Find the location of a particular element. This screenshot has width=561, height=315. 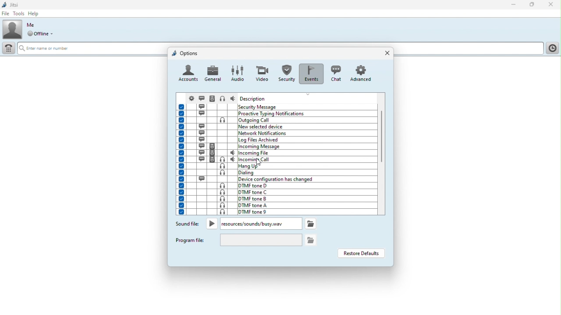

cursor is located at coordinates (259, 162).